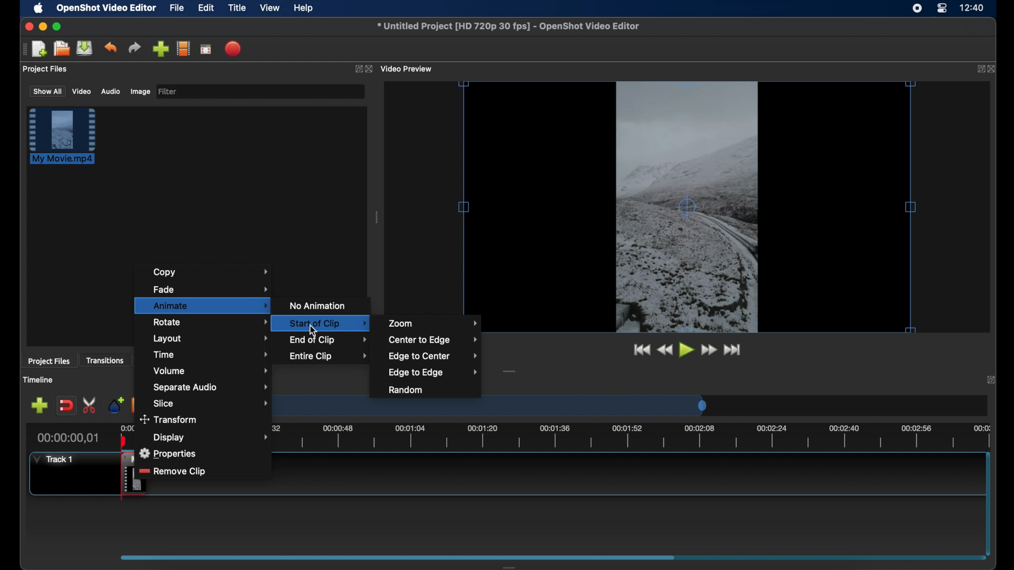 The width and height of the screenshot is (1014, 570). What do you see at coordinates (115, 478) in the screenshot?
I see `clip` at bounding box center [115, 478].